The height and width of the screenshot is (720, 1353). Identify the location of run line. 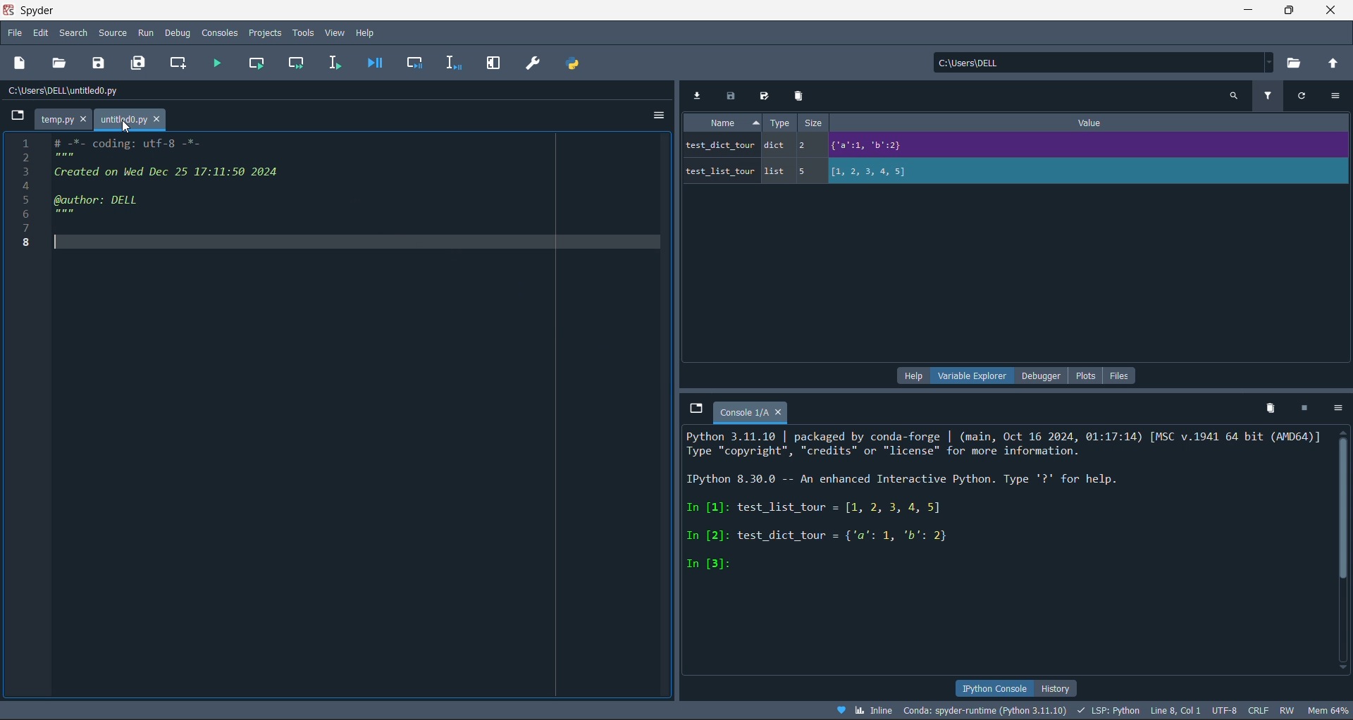
(333, 61).